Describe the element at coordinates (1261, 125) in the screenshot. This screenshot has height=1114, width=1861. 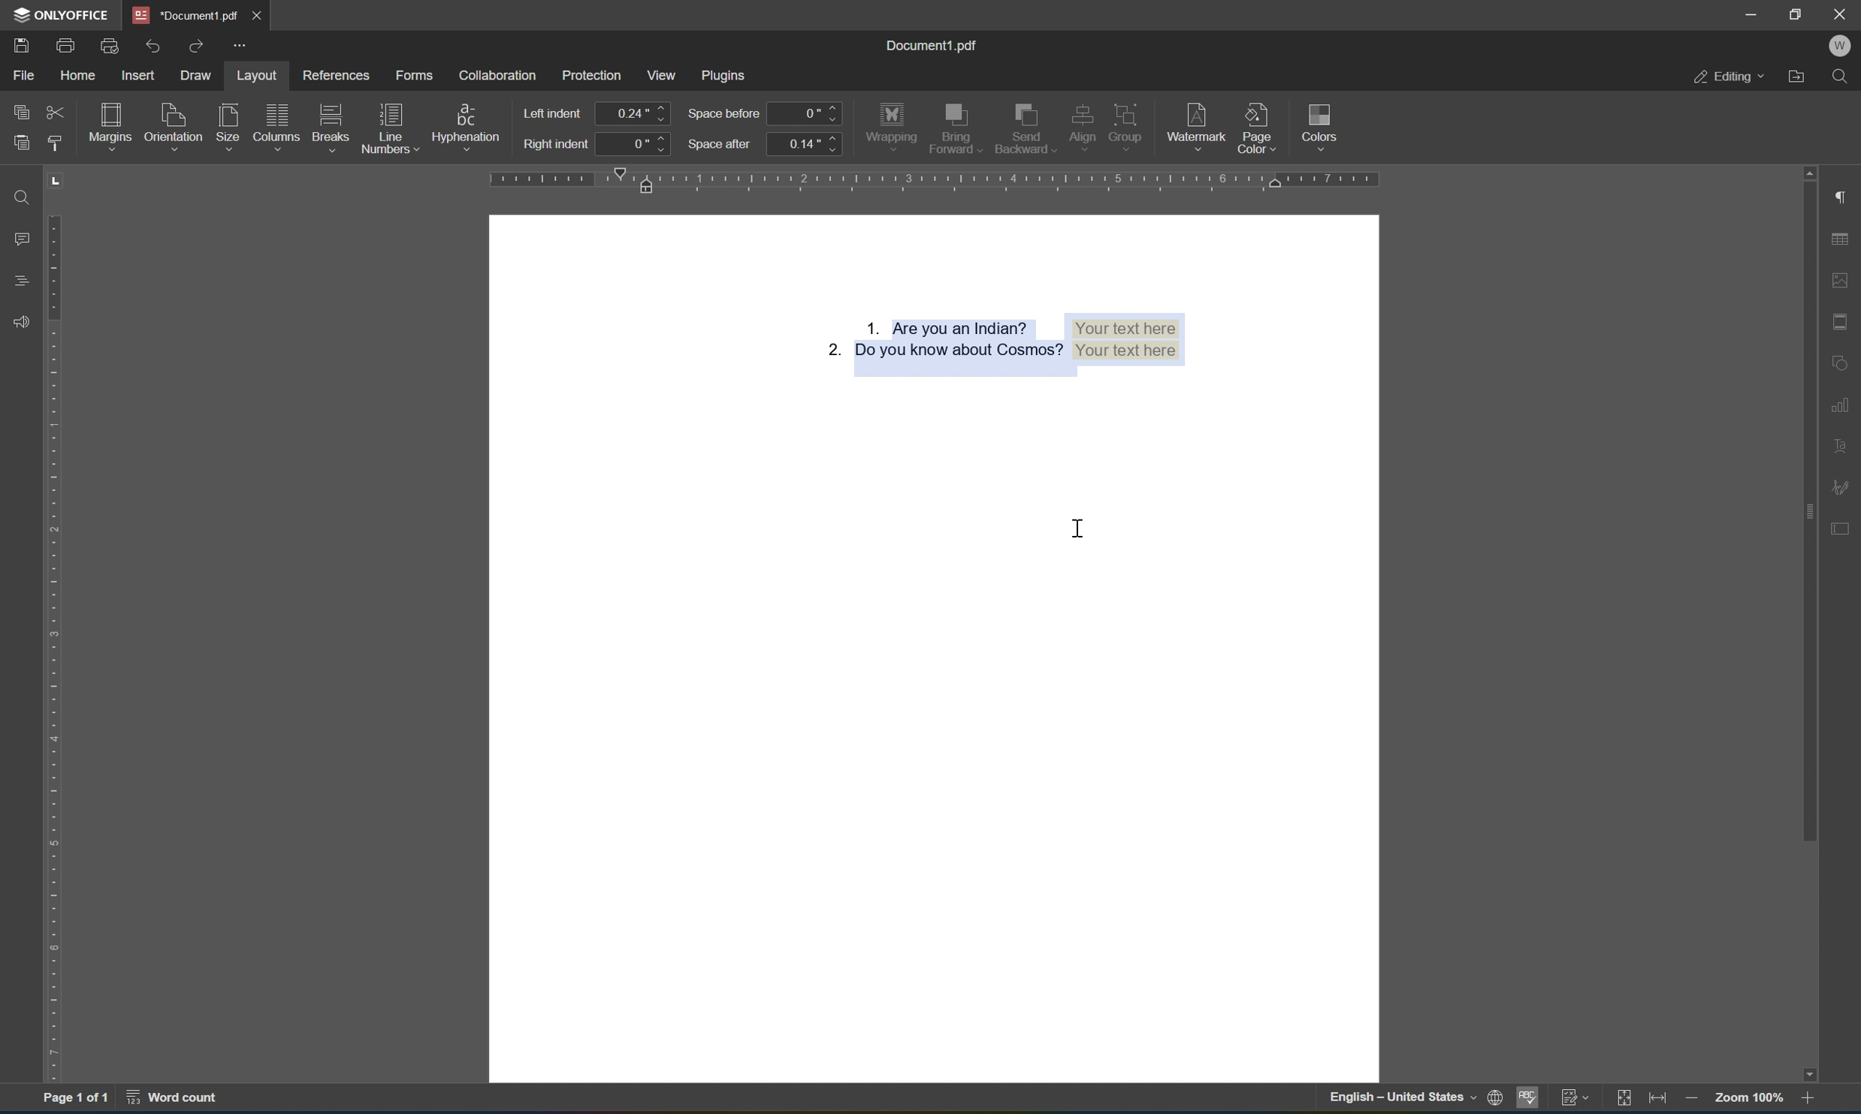
I see `page color` at that location.